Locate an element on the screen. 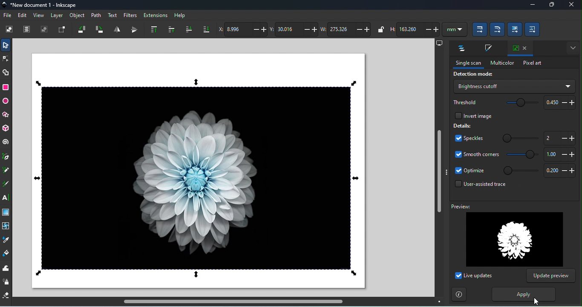 The image size is (582, 307). Apply is located at coordinates (523, 294).